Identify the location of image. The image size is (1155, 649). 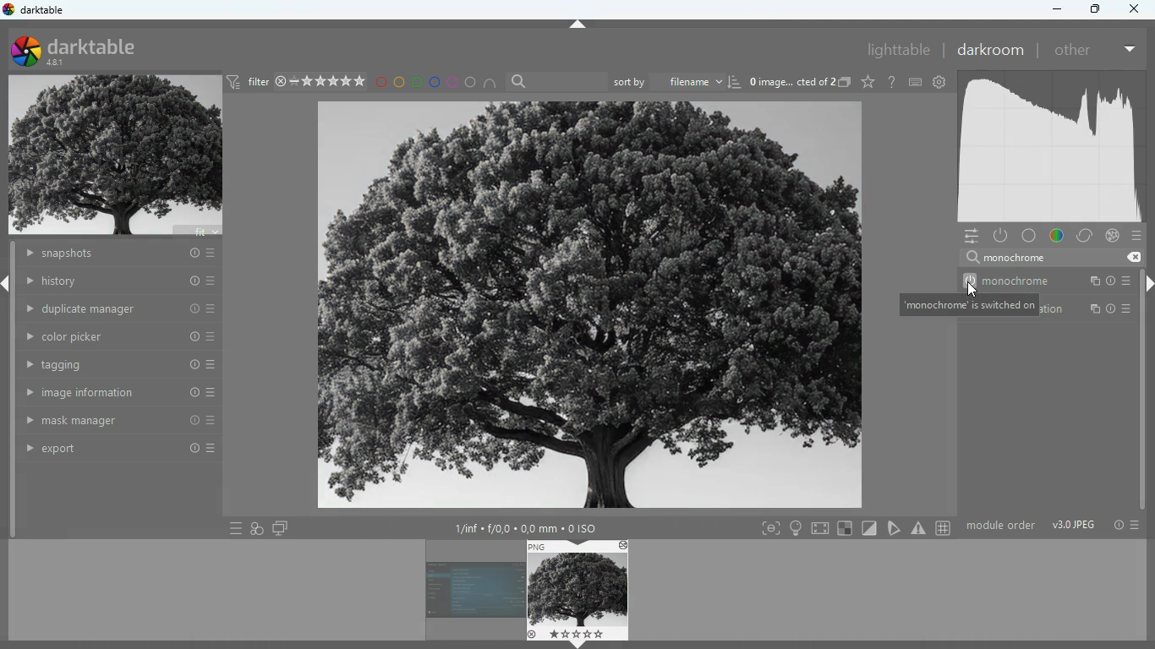
(118, 155).